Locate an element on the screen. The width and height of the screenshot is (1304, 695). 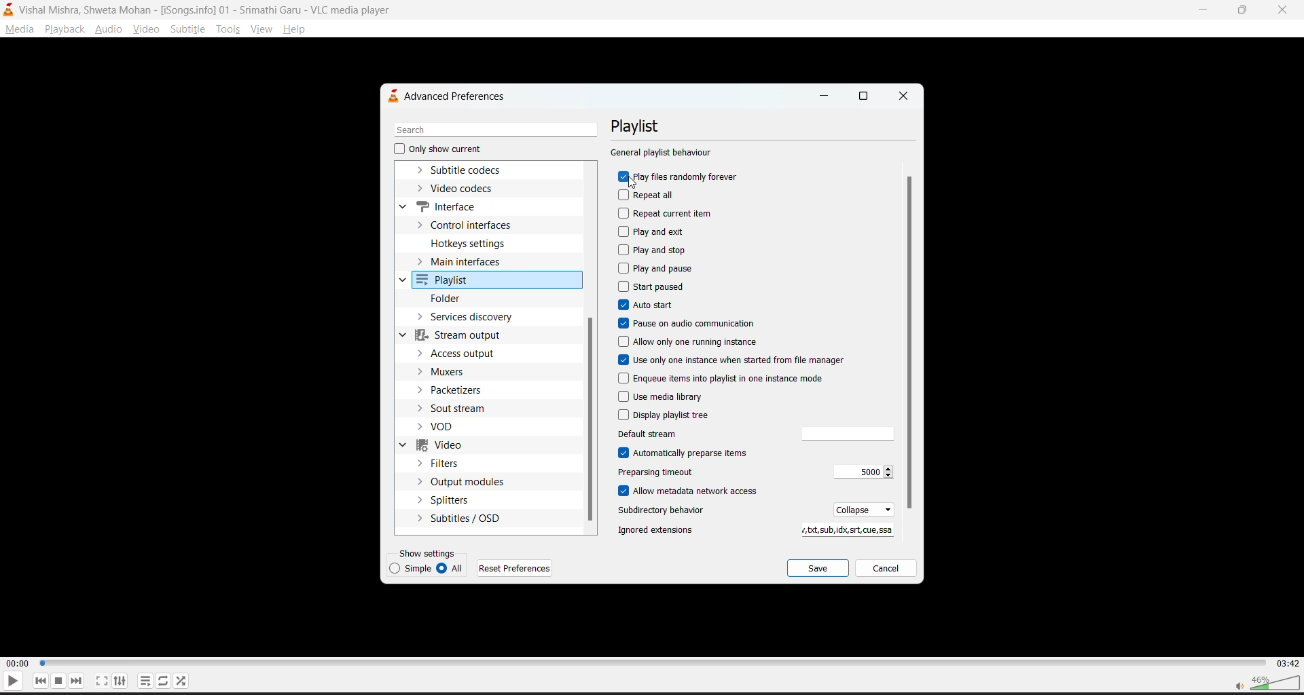
sout stream is located at coordinates (460, 409).